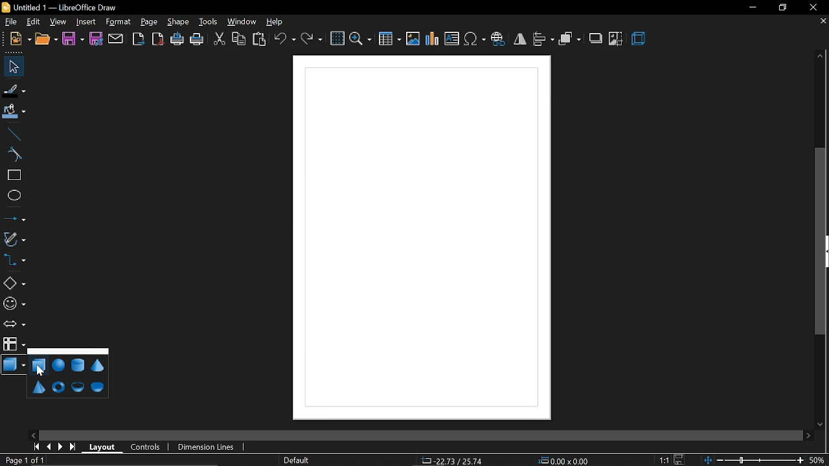 The width and height of the screenshot is (829, 466). What do you see at coordinates (14, 367) in the screenshot?
I see `3d shapes` at bounding box center [14, 367].